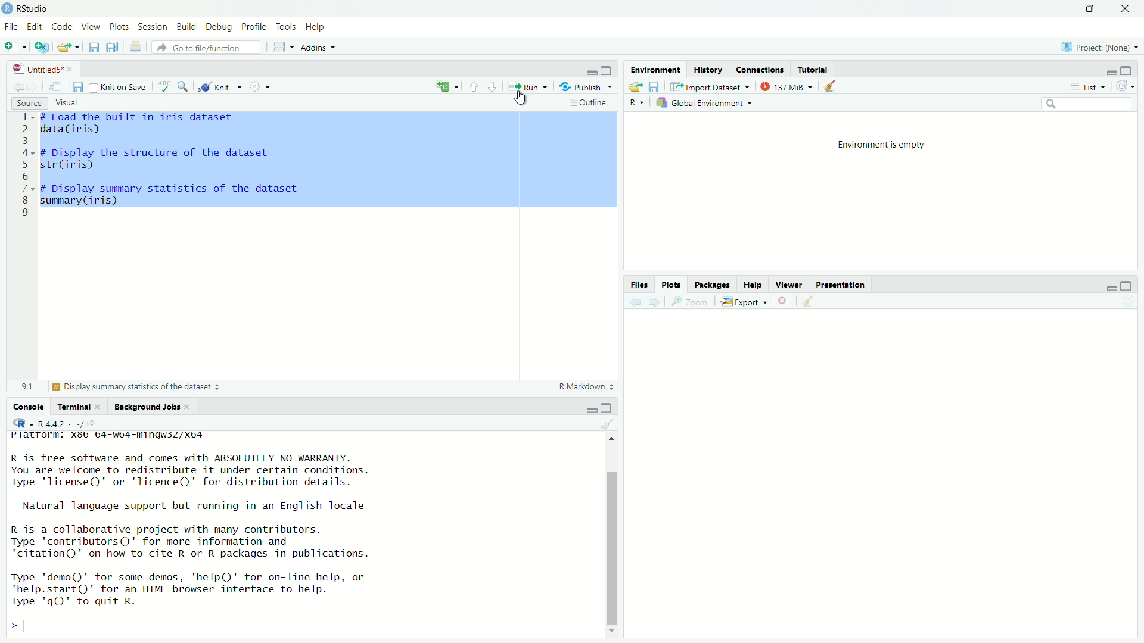 The width and height of the screenshot is (1144, 643). Describe the element at coordinates (1125, 8) in the screenshot. I see `Close` at that location.